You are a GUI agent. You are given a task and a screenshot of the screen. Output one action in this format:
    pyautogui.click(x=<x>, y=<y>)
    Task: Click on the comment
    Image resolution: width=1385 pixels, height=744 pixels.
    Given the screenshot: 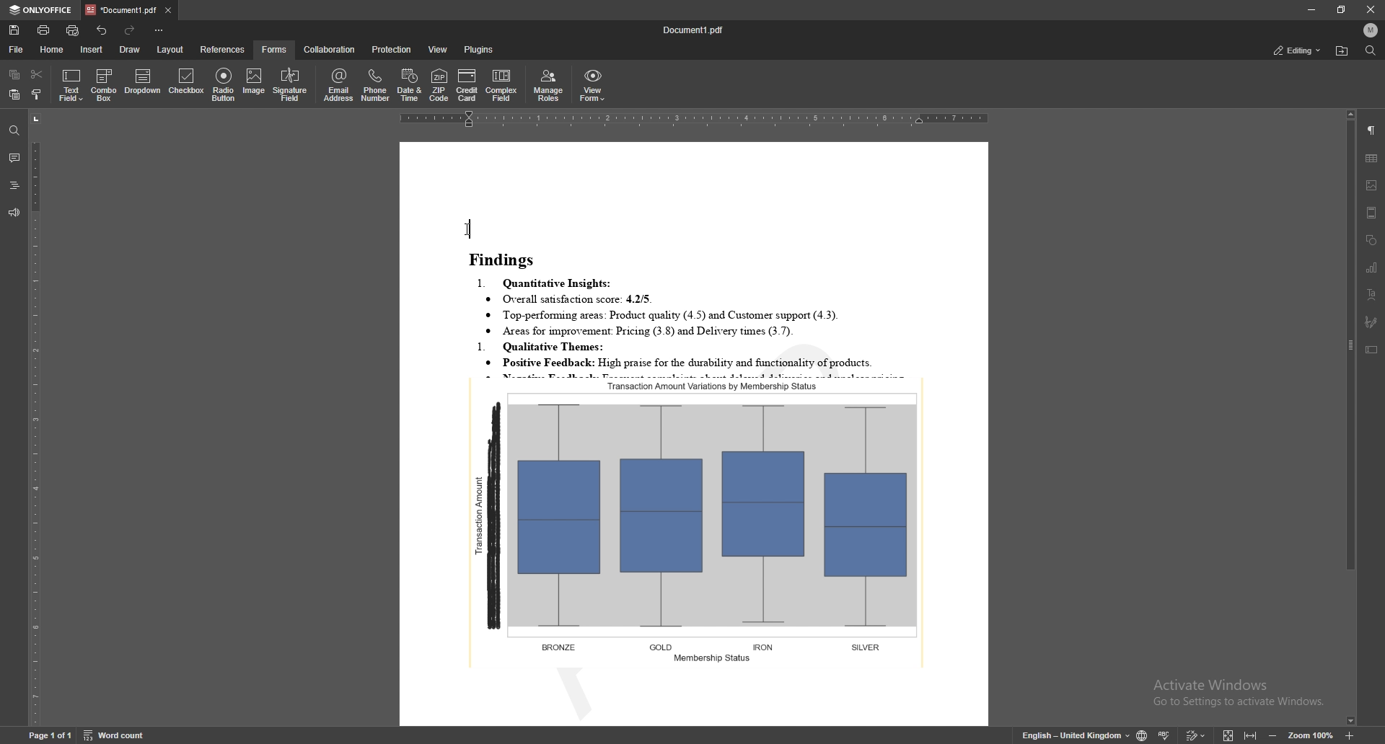 What is the action you would take?
    pyautogui.click(x=14, y=158)
    